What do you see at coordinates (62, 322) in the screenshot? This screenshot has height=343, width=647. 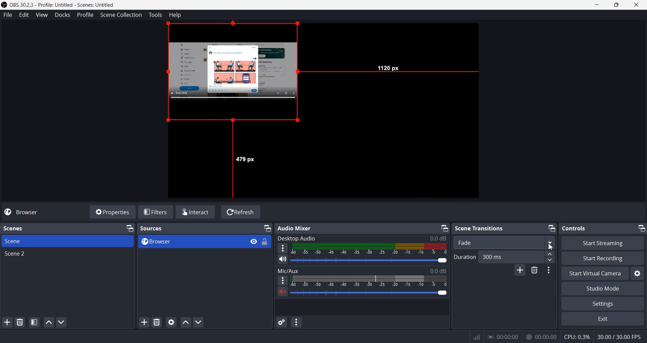 I see `Move Scene down` at bounding box center [62, 322].